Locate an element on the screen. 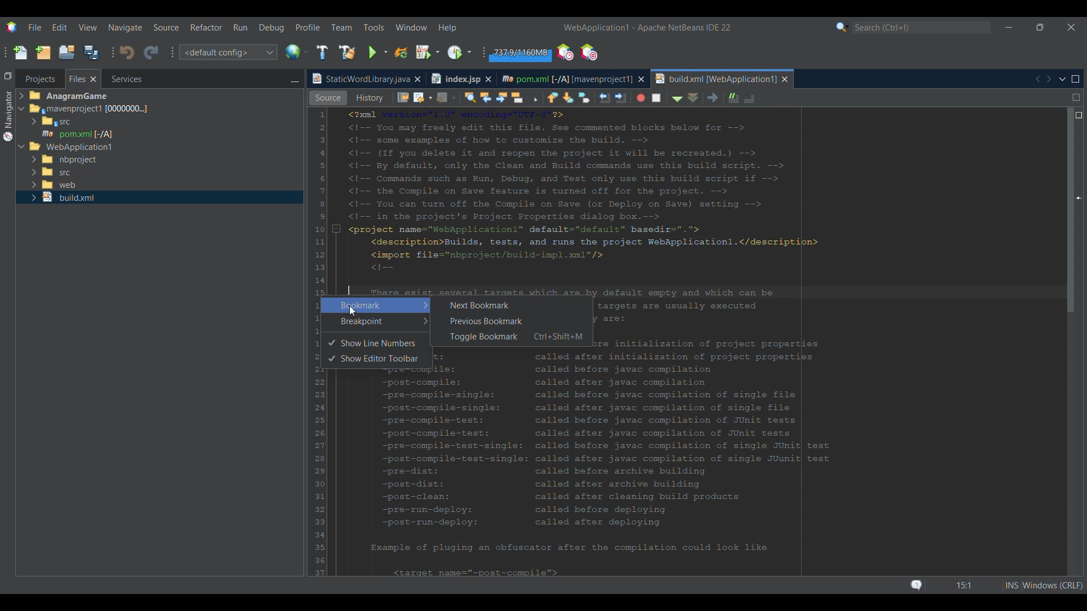  Search category selection is located at coordinates (842, 27).